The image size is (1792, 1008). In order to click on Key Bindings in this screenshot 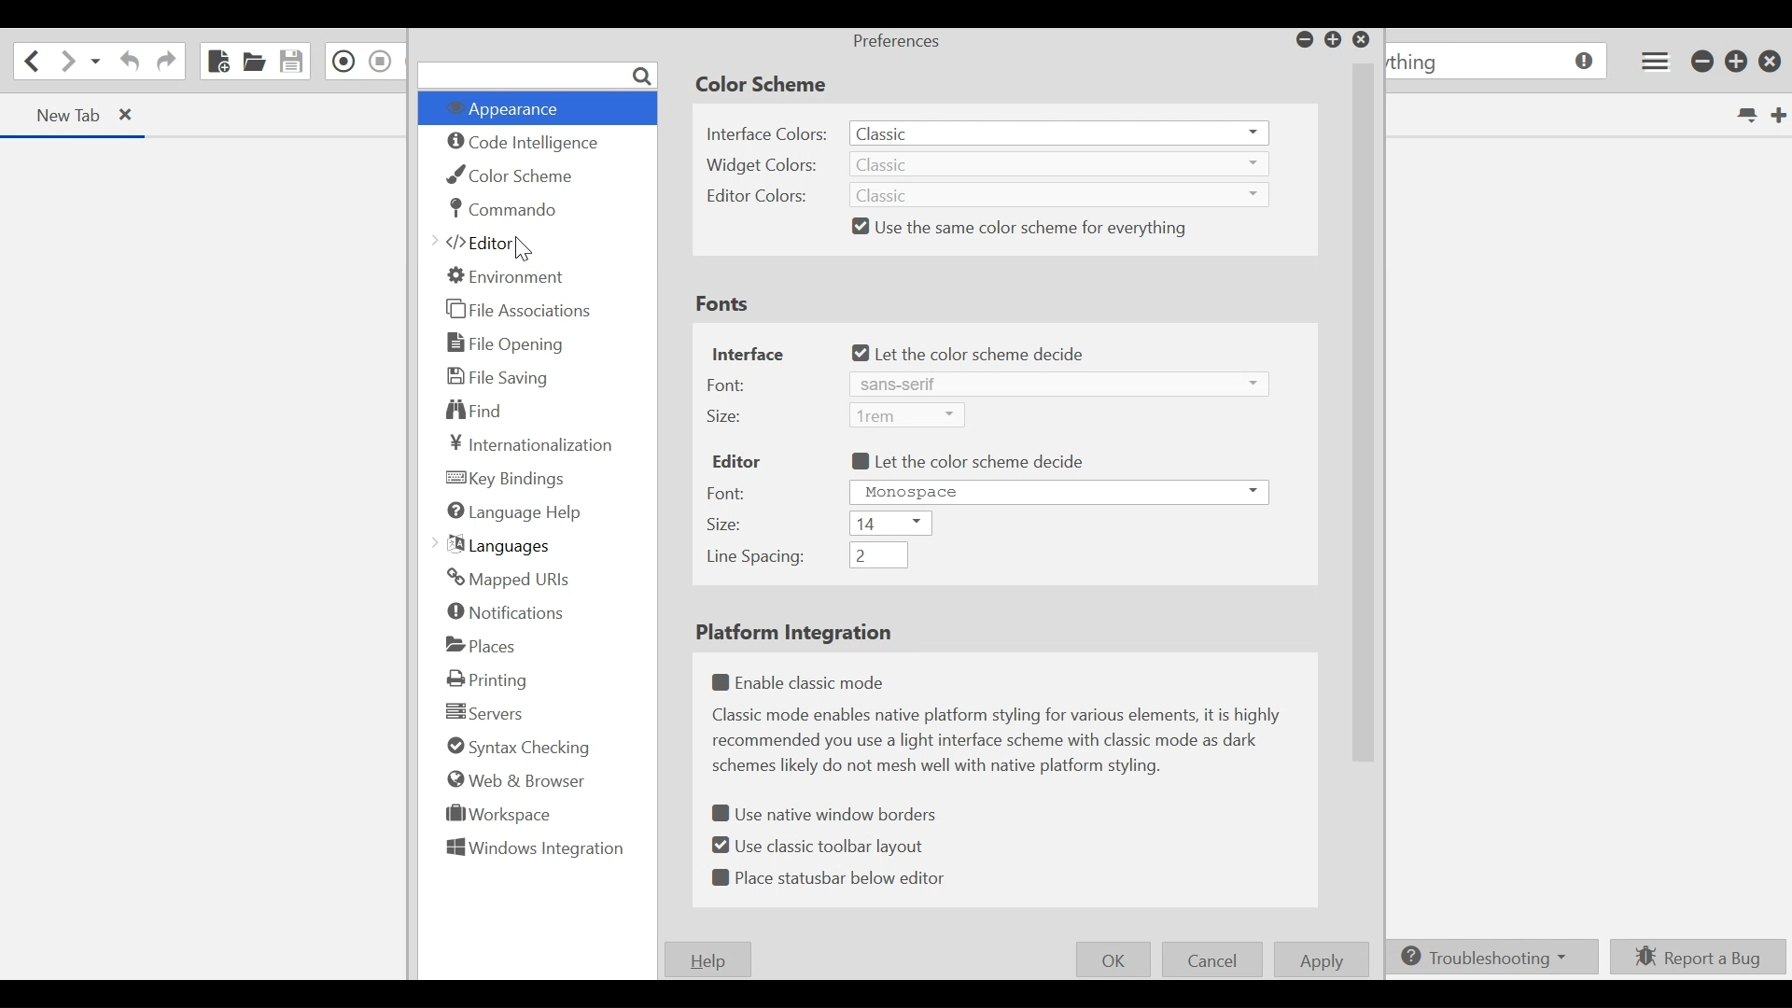, I will do `click(509, 480)`.